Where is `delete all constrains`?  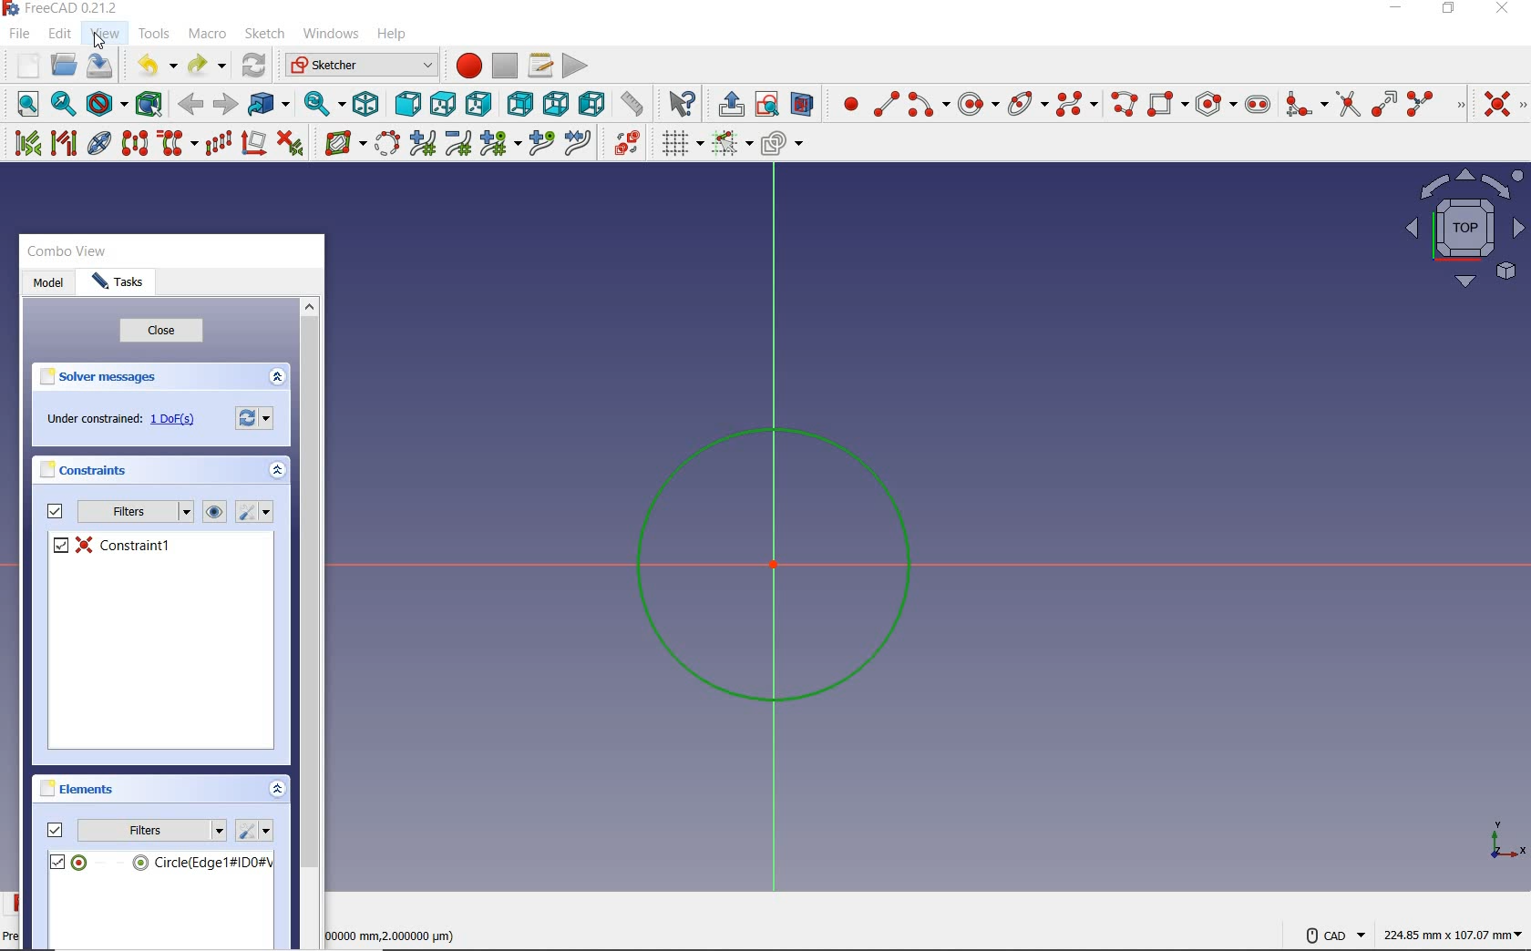 delete all constrains is located at coordinates (289, 143).